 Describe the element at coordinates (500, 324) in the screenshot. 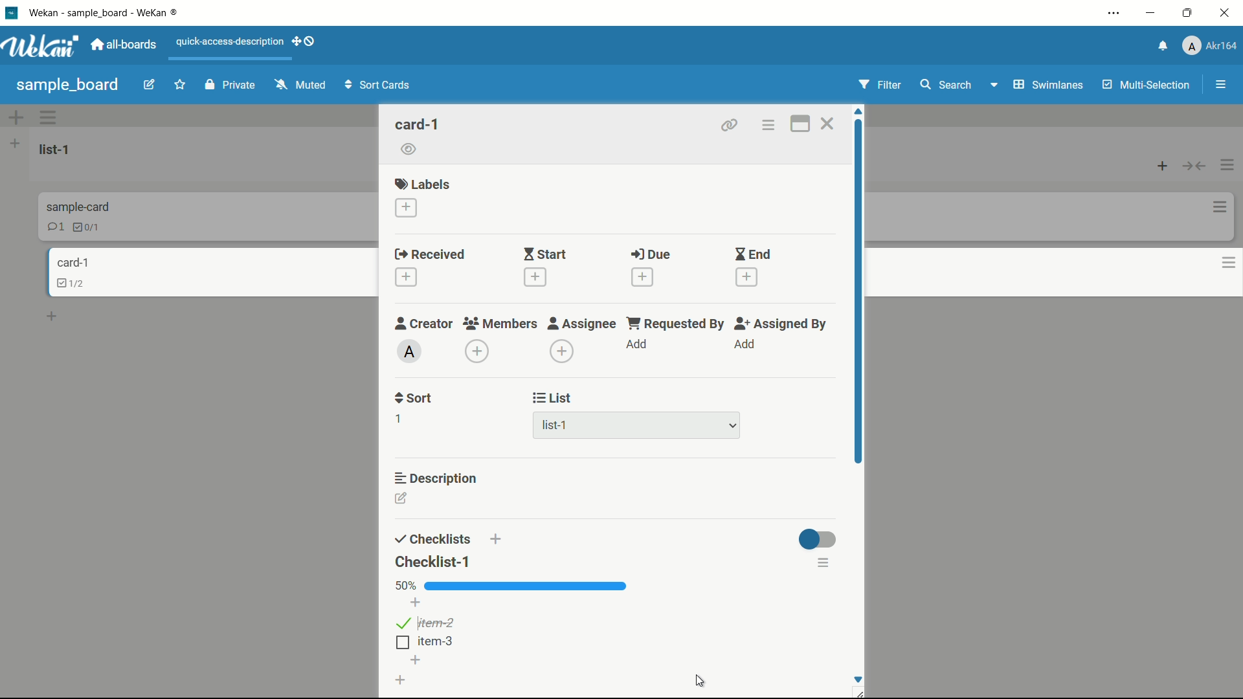

I see `members` at that location.